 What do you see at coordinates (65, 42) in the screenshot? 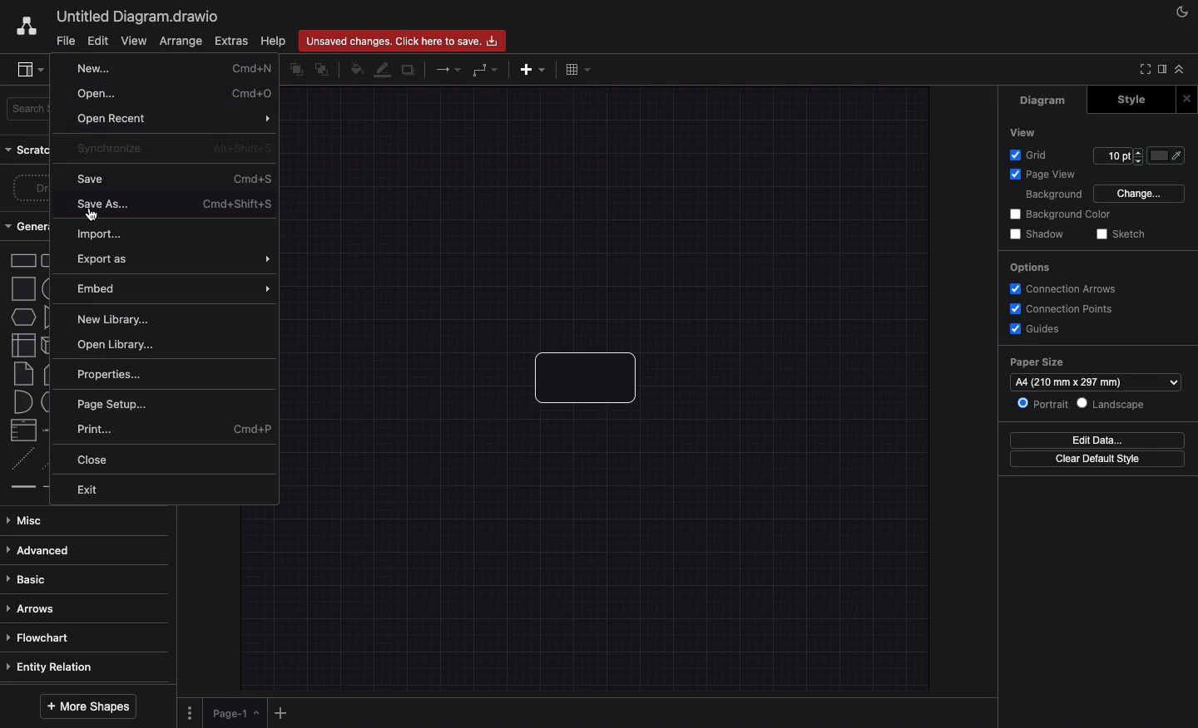
I see `File` at bounding box center [65, 42].